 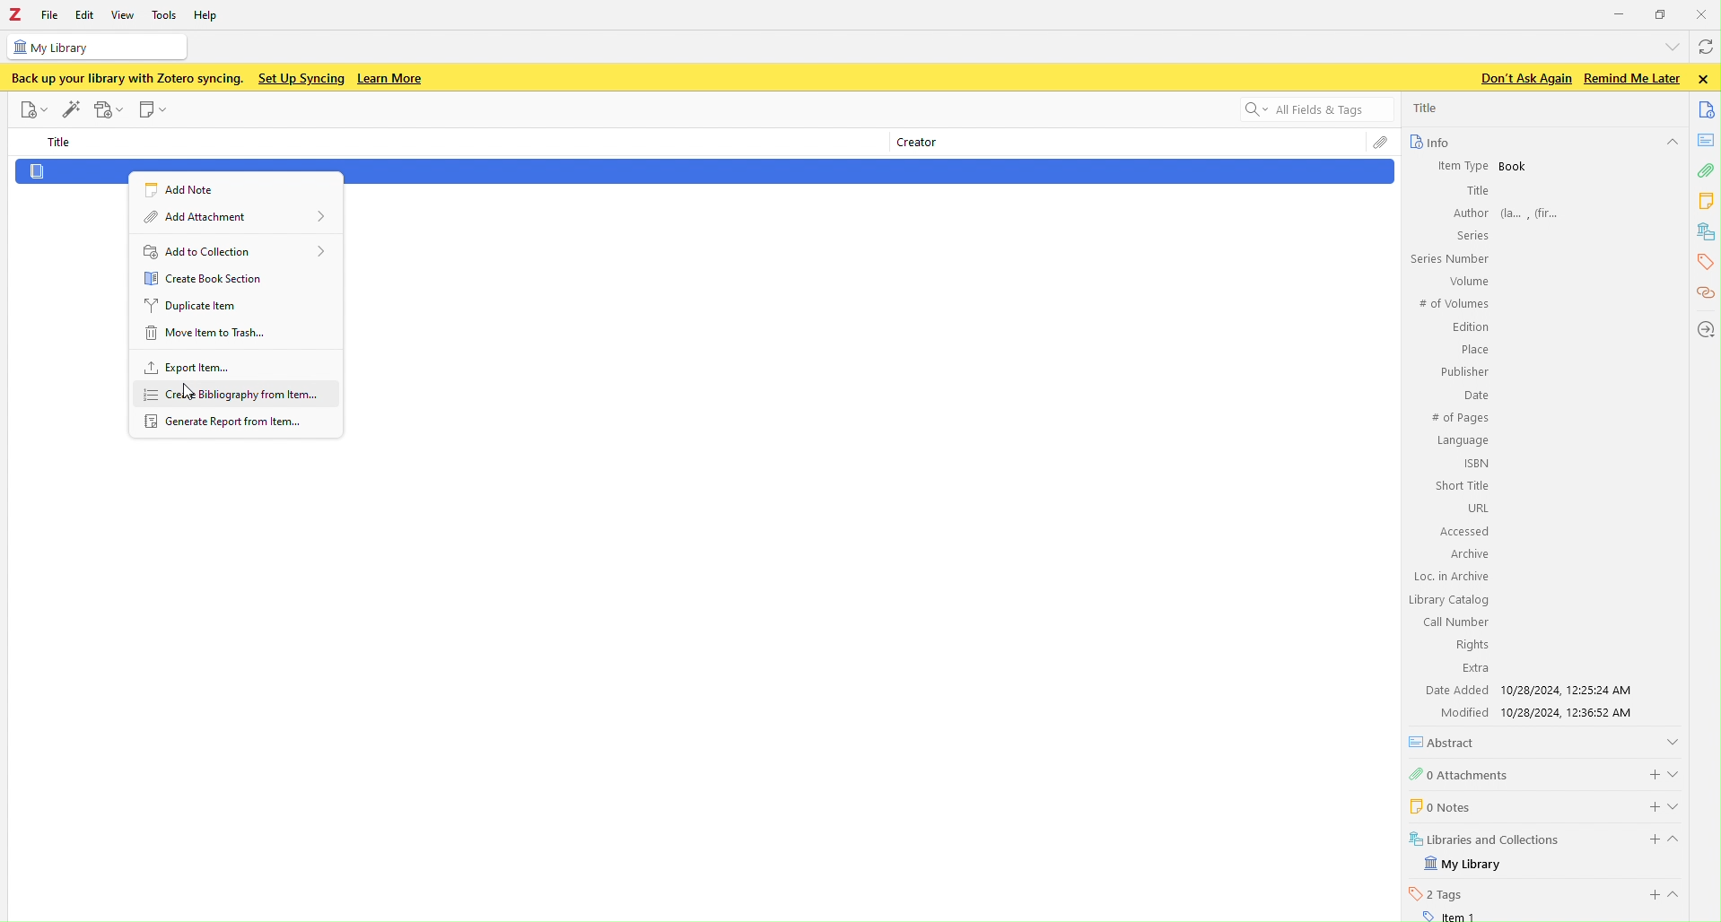 What do you see at coordinates (1457, 712) in the screenshot?
I see `‘Modified` at bounding box center [1457, 712].